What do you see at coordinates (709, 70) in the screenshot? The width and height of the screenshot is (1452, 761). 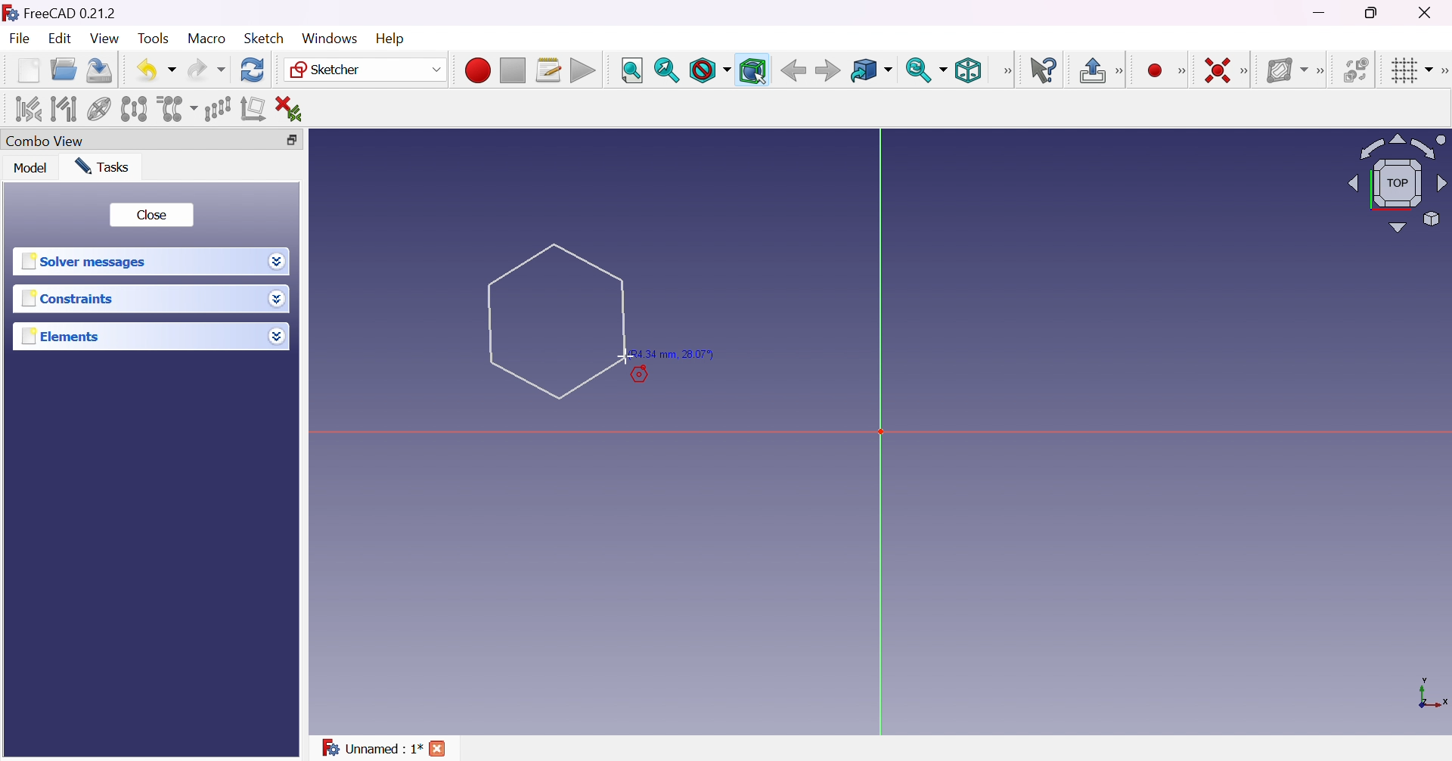 I see `Draw style` at bounding box center [709, 70].